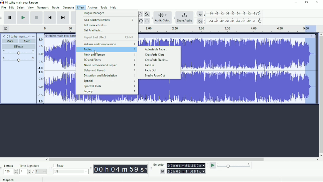 The width and height of the screenshot is (323, 182). Describe the element at coordinates (43, 8) in the screenshot. I see `Transport` at that location.